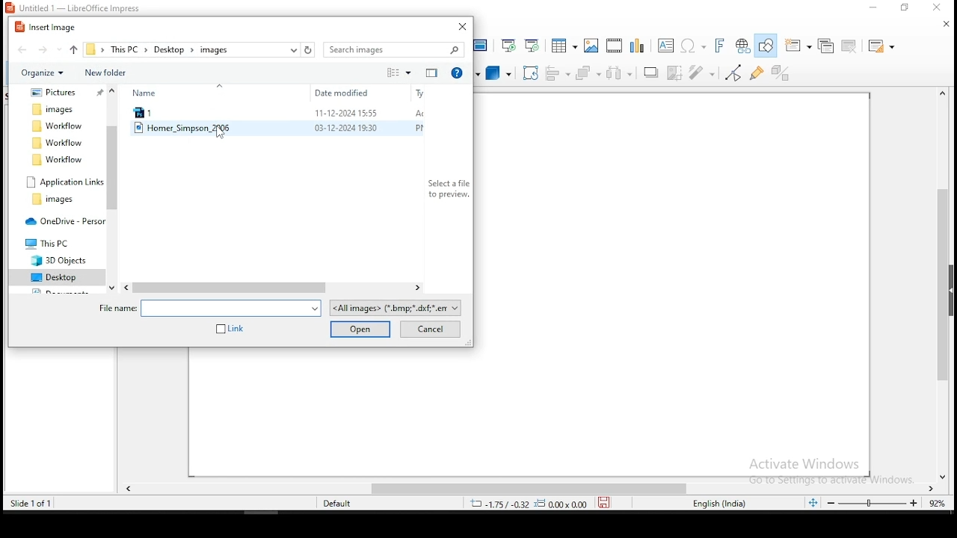 This screenshot has width=957, height=538. I want to click on forward, so click(43, 51).